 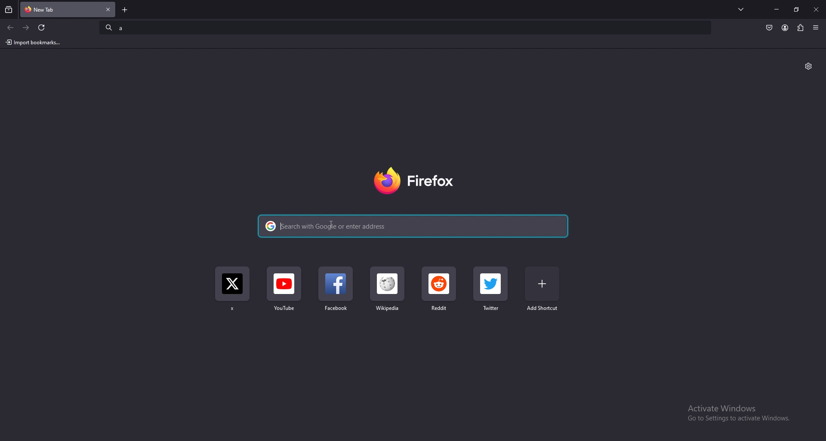 I want to click on recent browsing, so click(x=9, y=10).